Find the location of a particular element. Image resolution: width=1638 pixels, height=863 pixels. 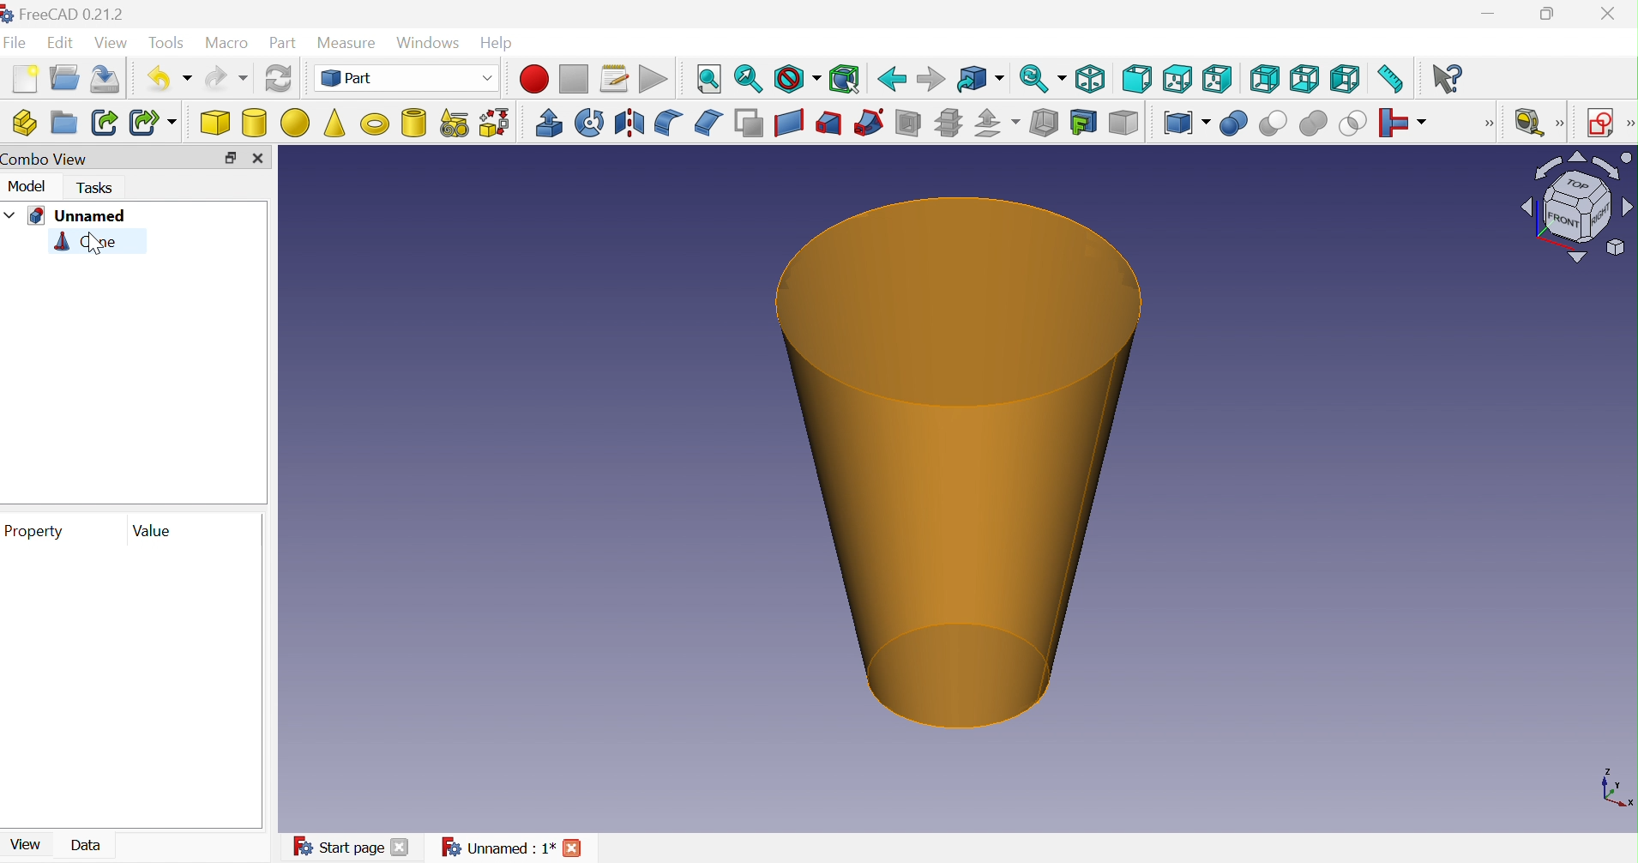

Join objects is located at coordinates (1406, 124).